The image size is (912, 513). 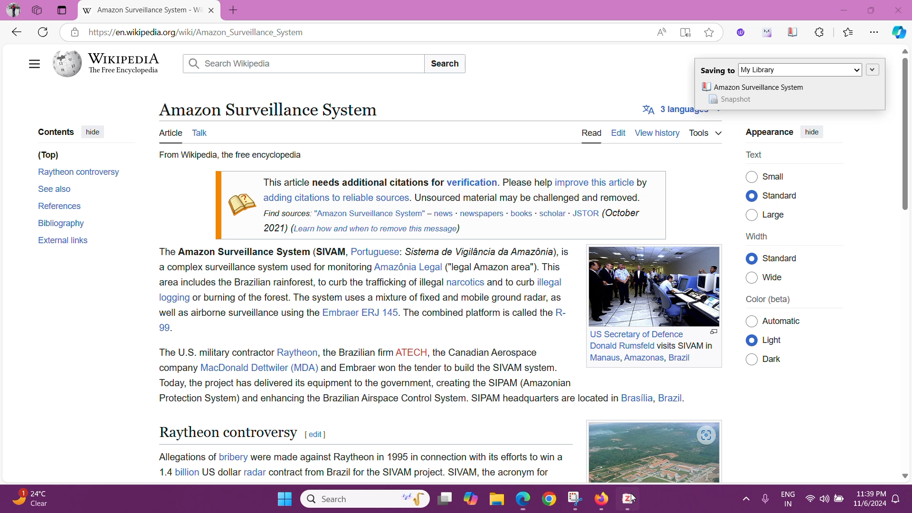 What do you see at coordinates (497, 499) in the screenshot?
I see `files` at bounding box center [497, 499].